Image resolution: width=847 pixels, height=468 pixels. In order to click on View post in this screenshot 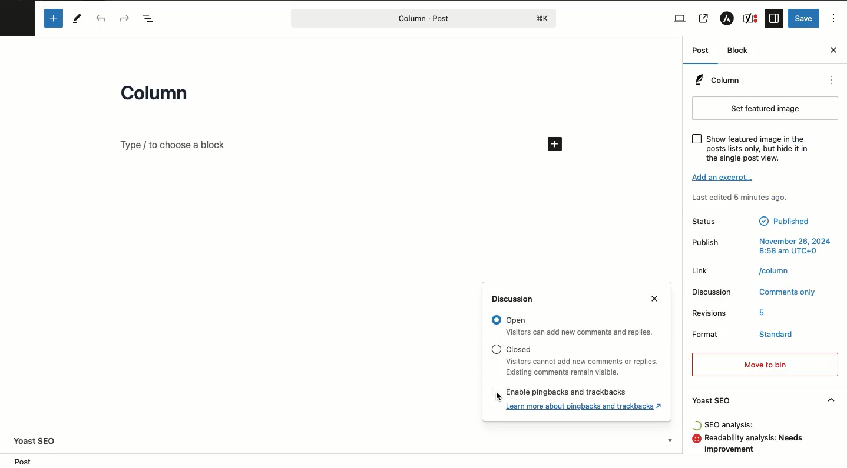, I will do `click(704, 18)`.